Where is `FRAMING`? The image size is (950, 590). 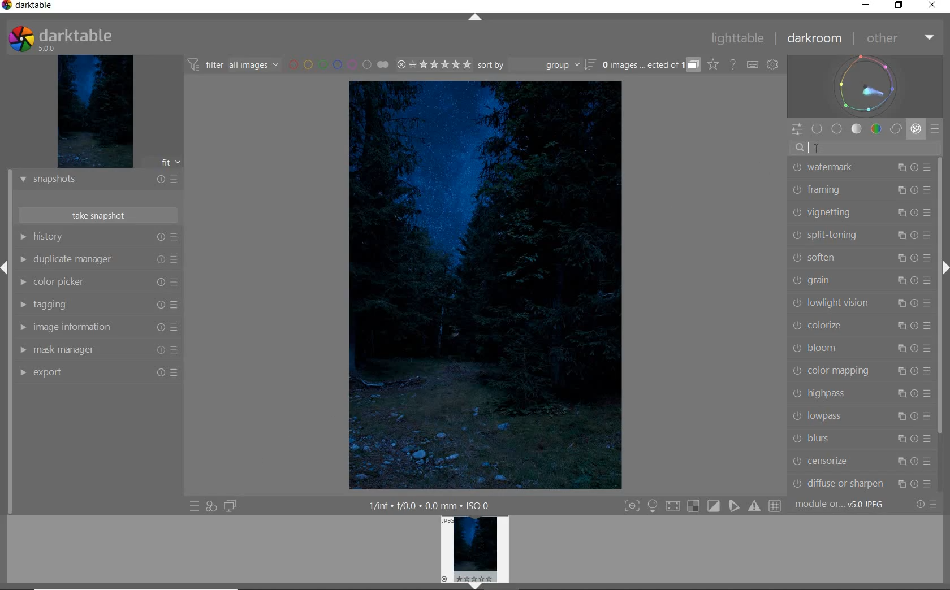 FRAMING is located at coordinates (860, 192).